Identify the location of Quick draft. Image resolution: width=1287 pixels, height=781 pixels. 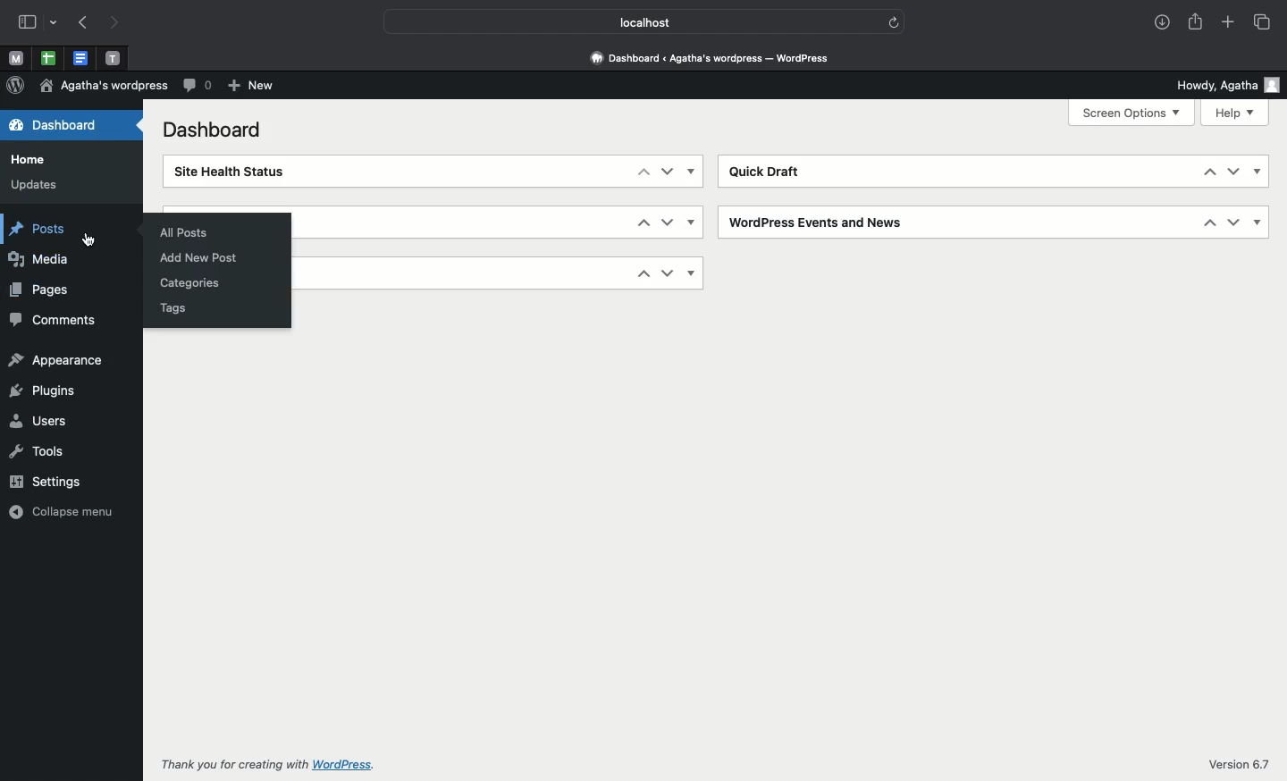
(768, 171).